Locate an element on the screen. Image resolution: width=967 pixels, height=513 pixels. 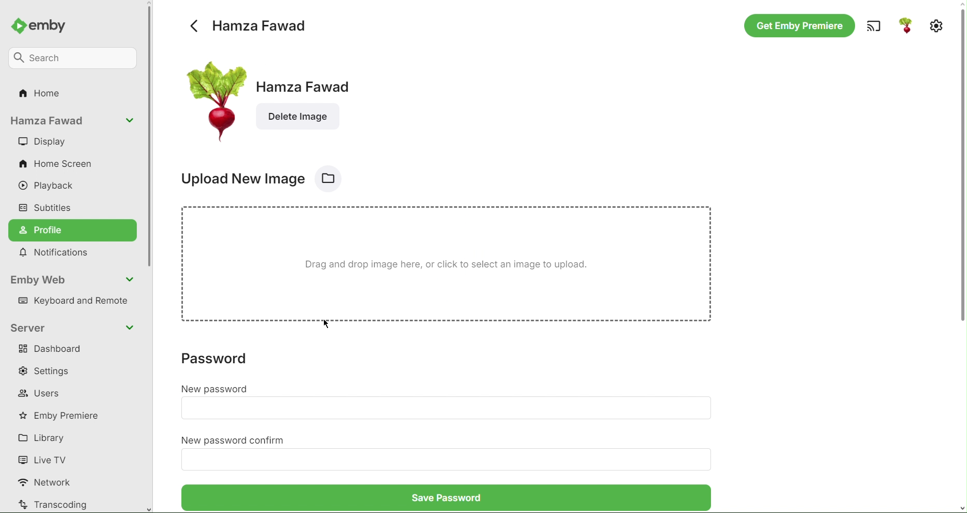
Settings is located at coordinates (936, 24).